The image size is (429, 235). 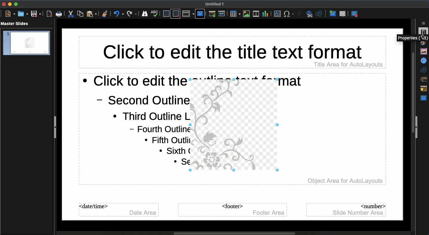 I want to click on Collapse, so click(x=417, y=128).